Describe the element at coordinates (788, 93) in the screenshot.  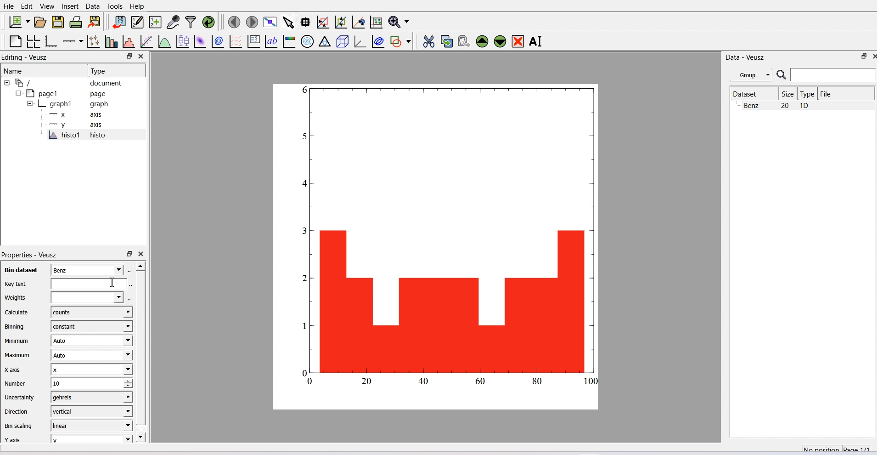
I see `Size` at that location.